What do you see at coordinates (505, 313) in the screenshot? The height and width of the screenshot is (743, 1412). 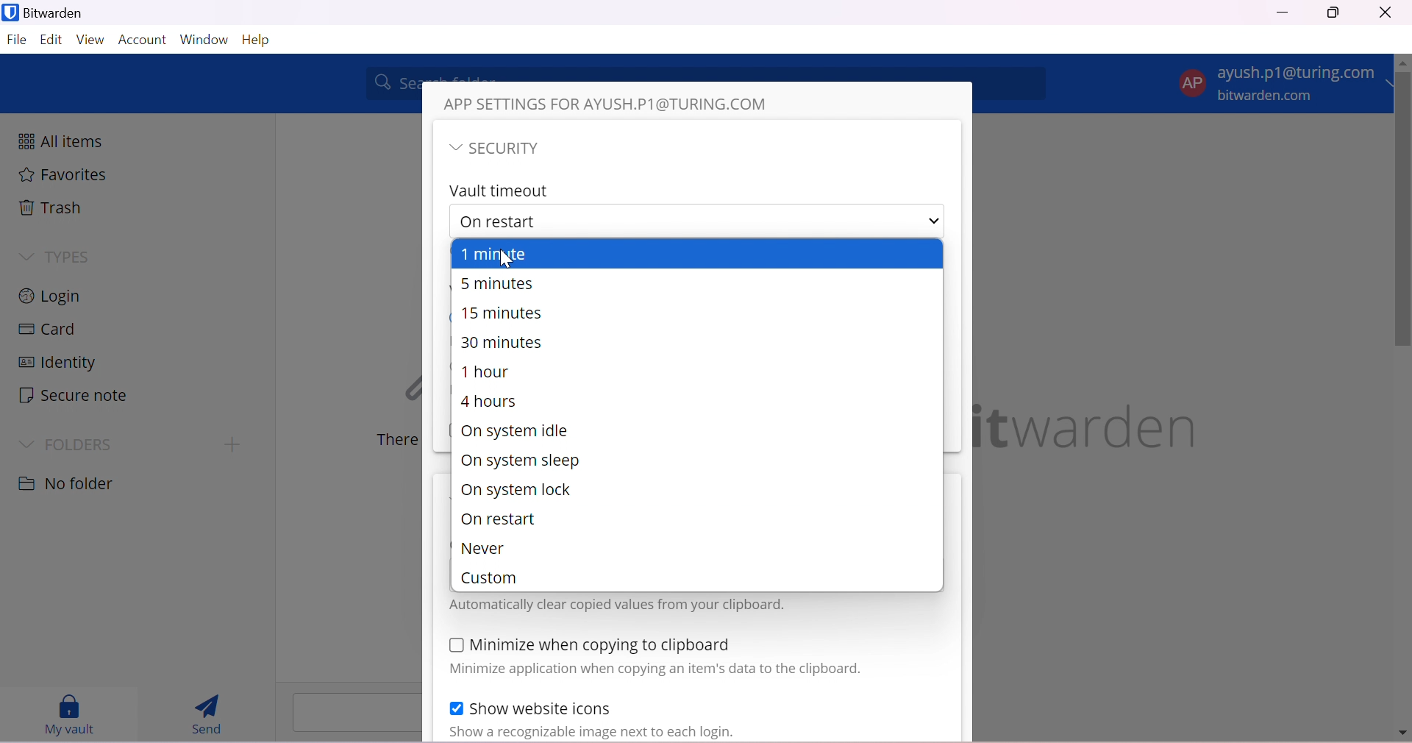 I see `15 minutes` at bounding box center [505, 313].